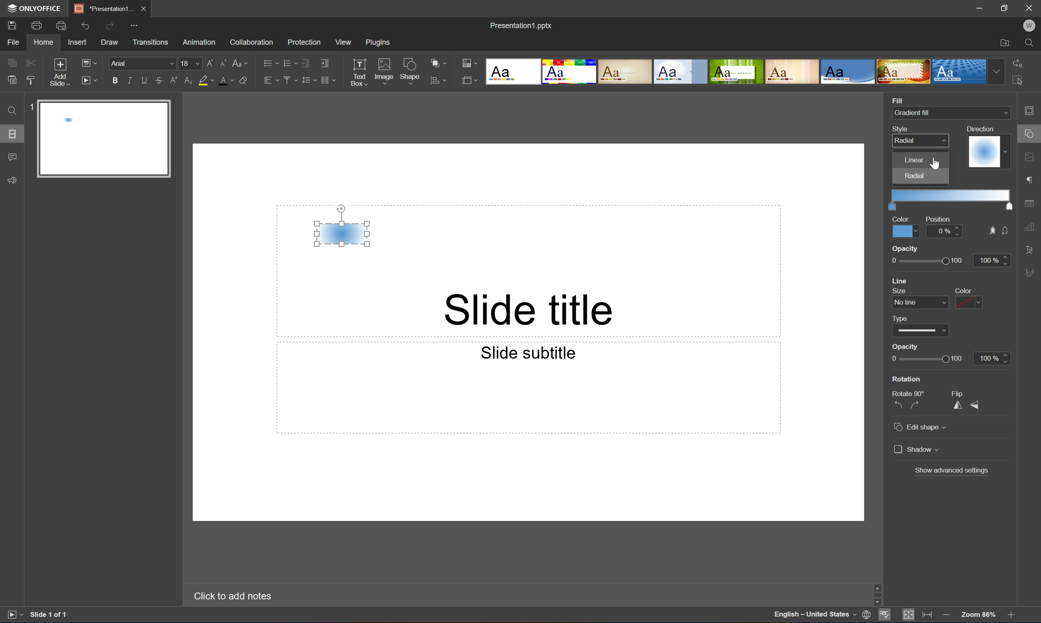 The width and height of the screenshot is (1041, 623). Describe the element at coordinates (1020, 83) in the screenshot. I see `Select all` at that location.